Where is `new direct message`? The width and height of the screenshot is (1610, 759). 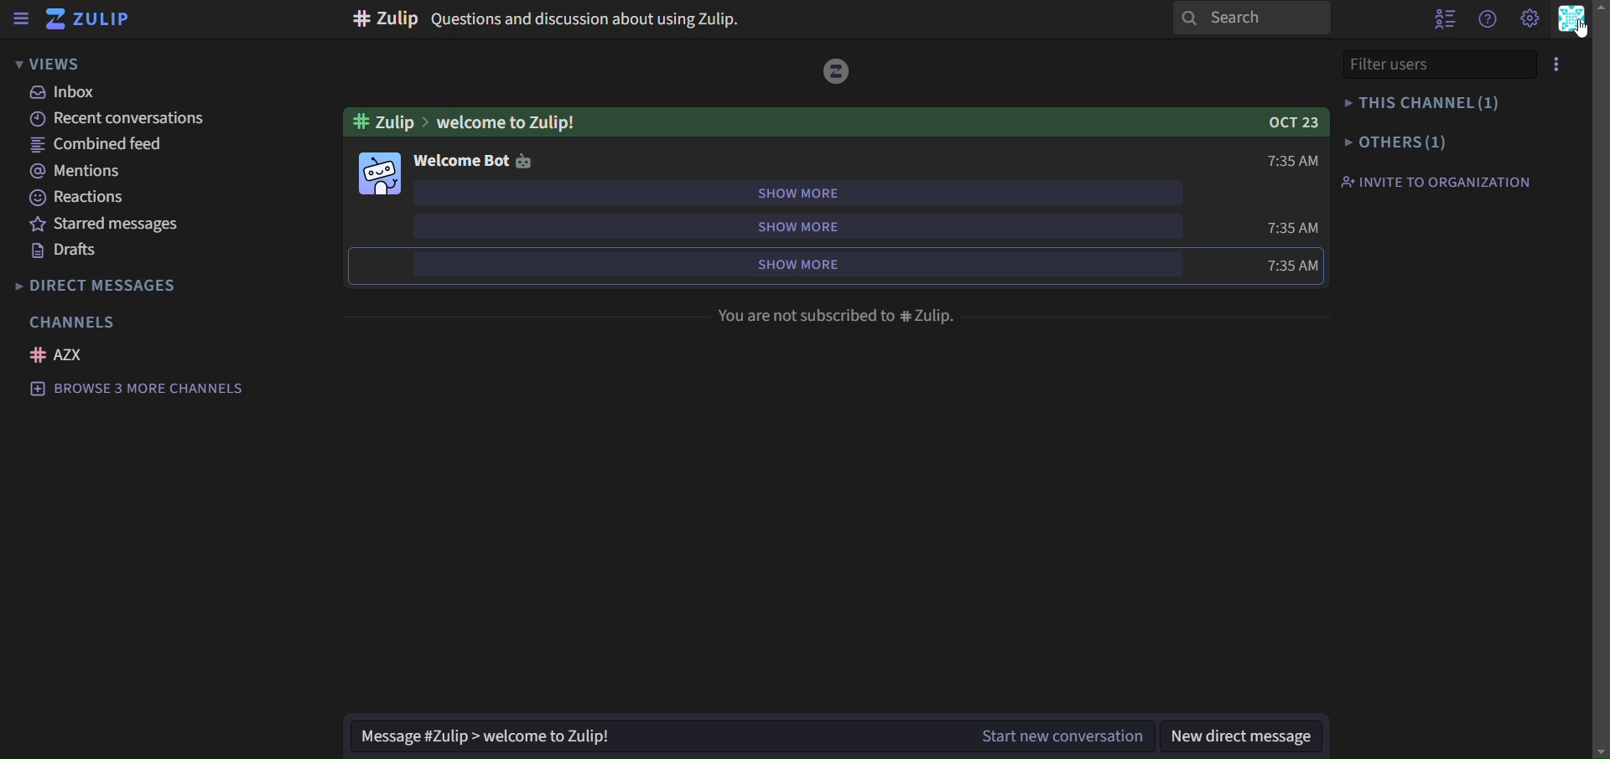
new direct message is located at coordinates (1244, 736).